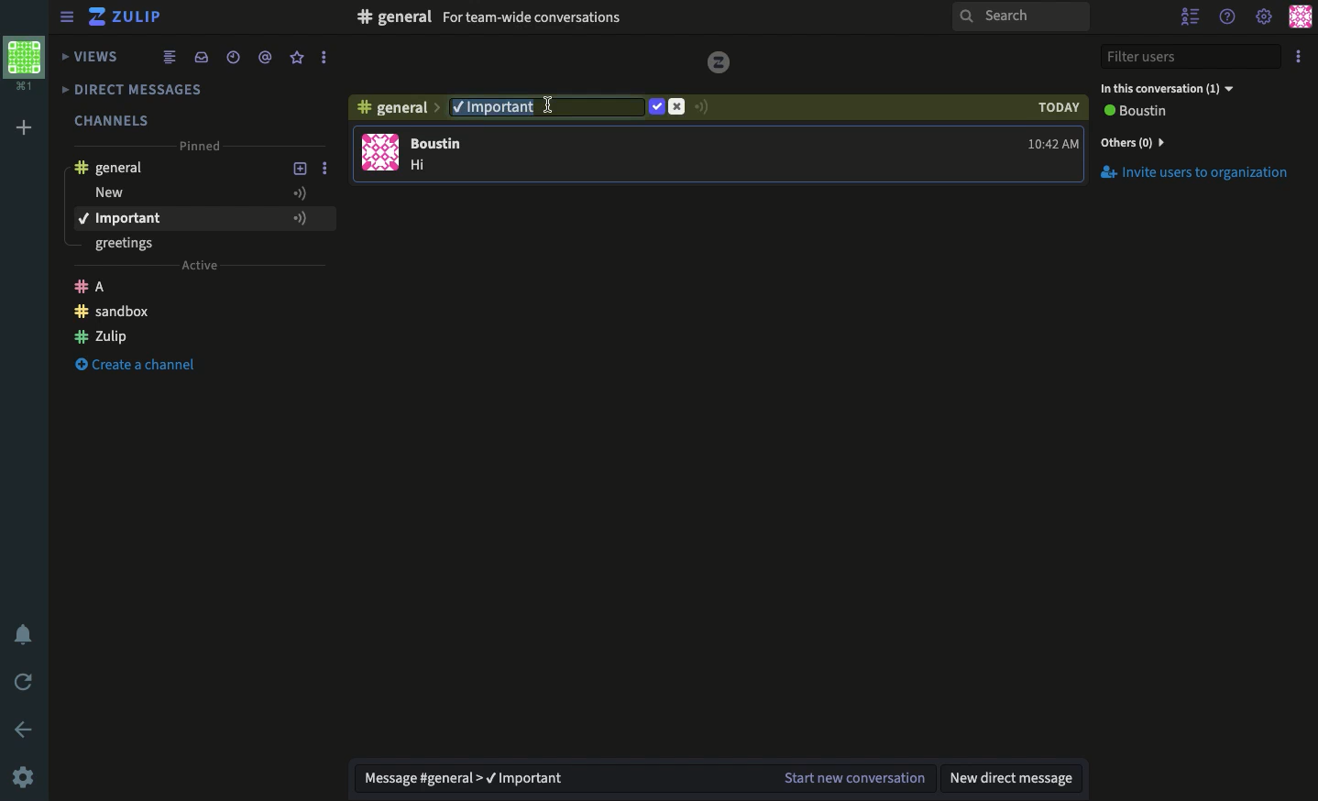 This screenshot has width=1318, height=801. I want to click on Typing, so click(541, 107).